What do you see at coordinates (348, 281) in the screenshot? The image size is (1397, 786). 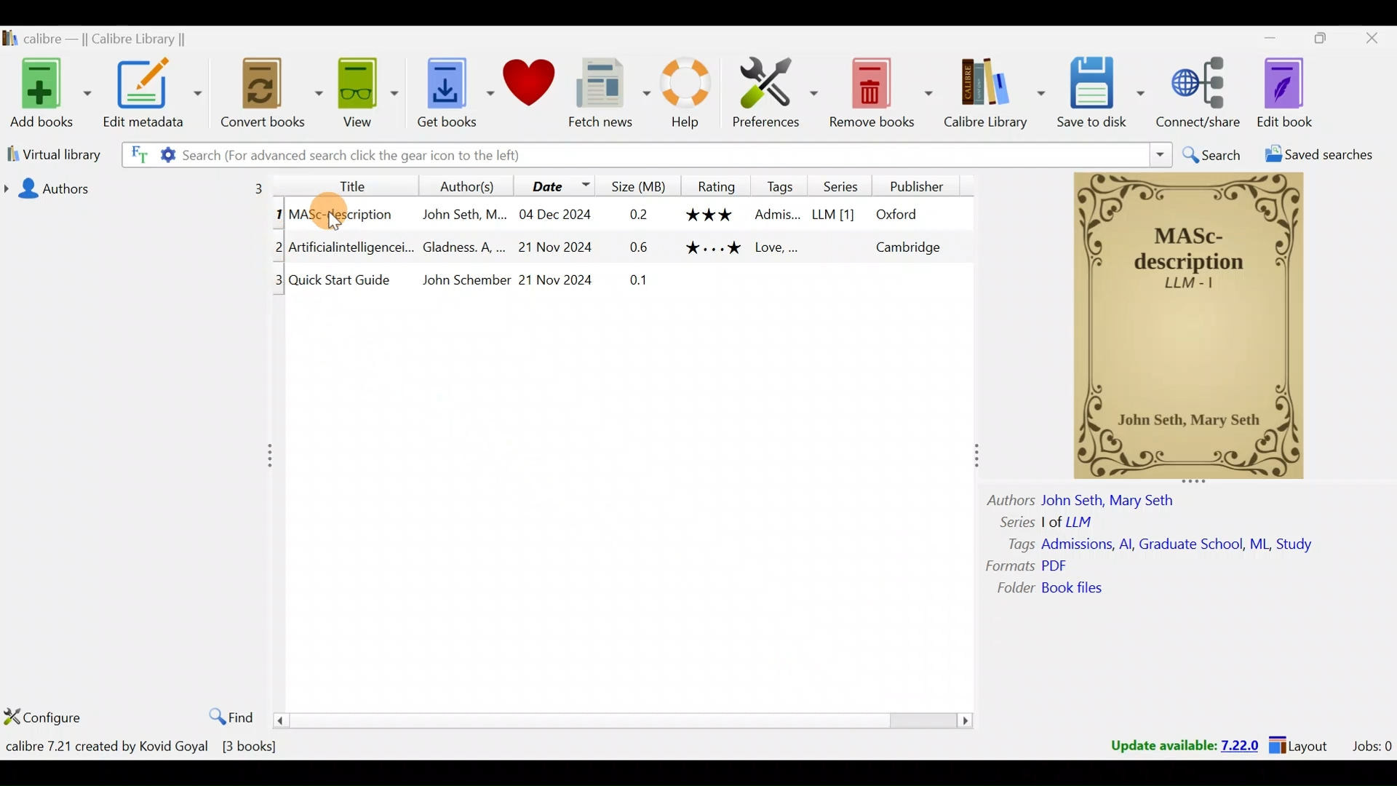 I see `` at bounding box center [348, 281].